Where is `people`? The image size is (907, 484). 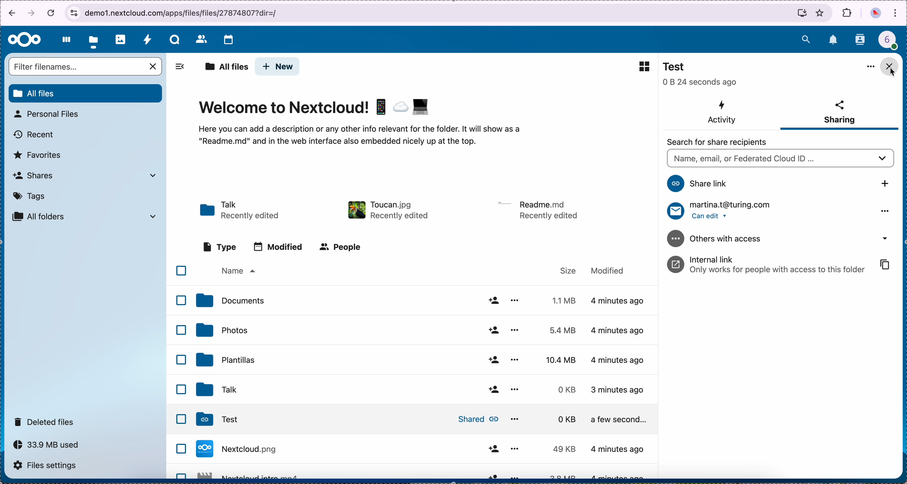
people is located at coordinates (342, 247).